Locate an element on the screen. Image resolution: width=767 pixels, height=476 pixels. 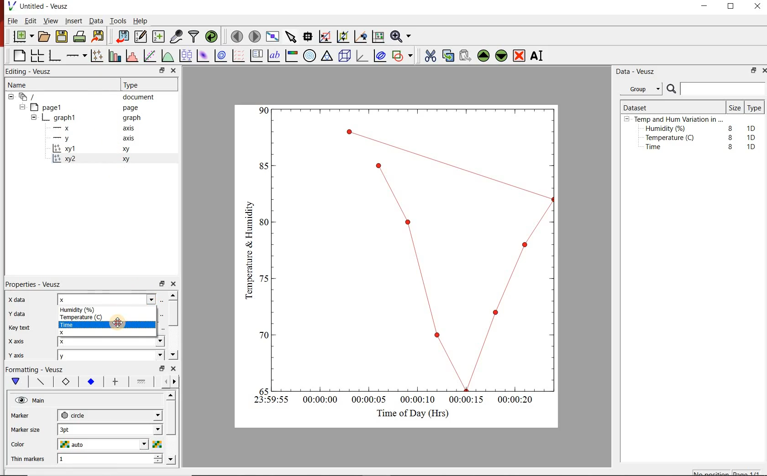
minimize is located at coordinates (708, 6).